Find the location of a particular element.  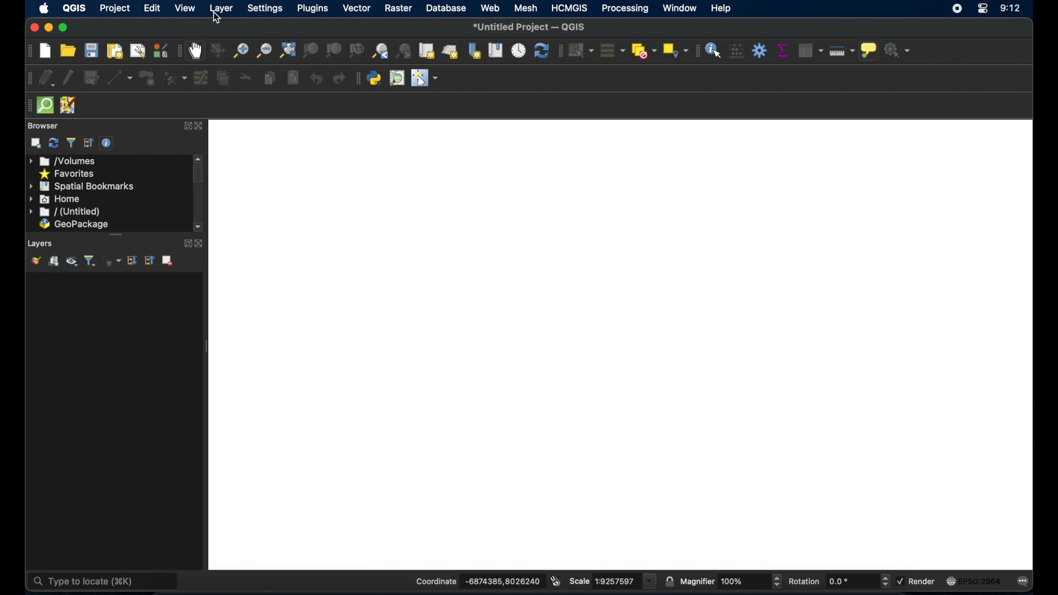

*Untitled Project - QGIS is located at coordinates (531, 26).